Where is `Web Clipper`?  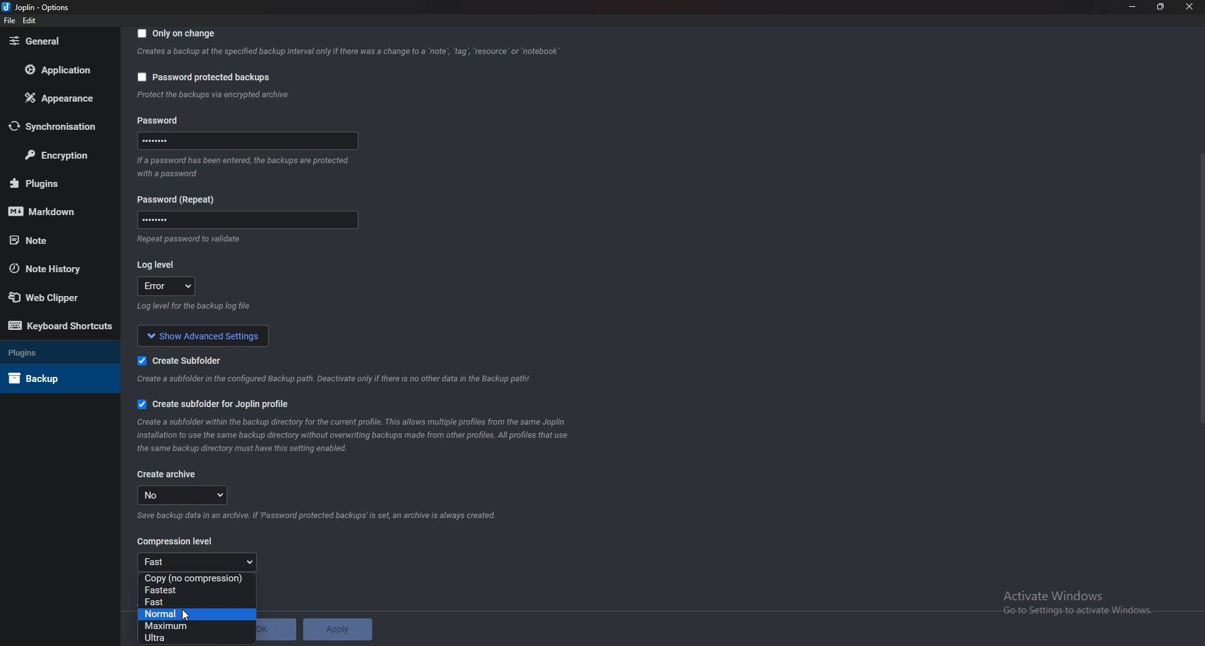 Web Clipper is located at coordinates (51, 295).